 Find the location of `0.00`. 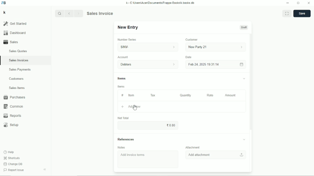

0.00 is located at coordinates (171, 125).